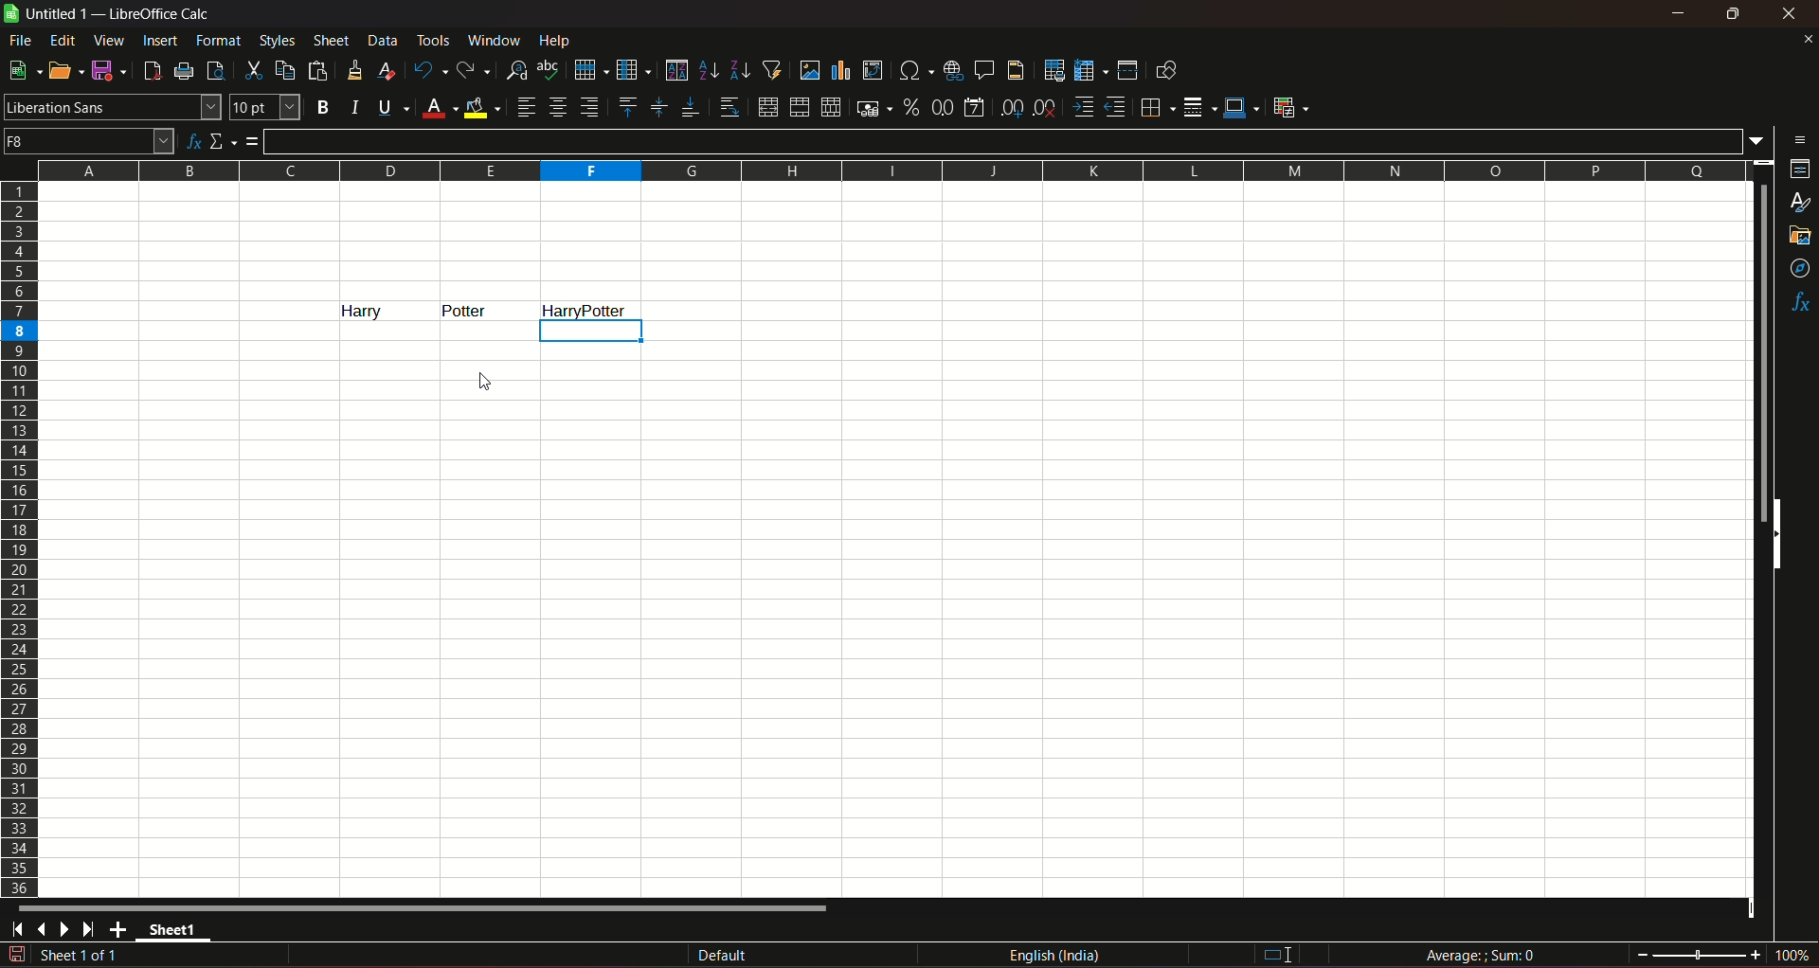 Image resolution: width=1819 pixels, height=968 pixels. Describe the element at coordinates (22, 40) in the screenshot. I see `file` at that location.